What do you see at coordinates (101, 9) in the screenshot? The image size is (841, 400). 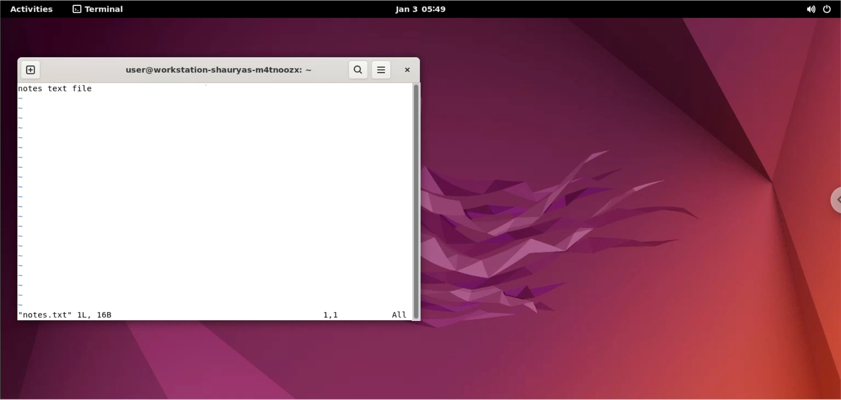 I see `terminal` at bounding box center [101, 9].